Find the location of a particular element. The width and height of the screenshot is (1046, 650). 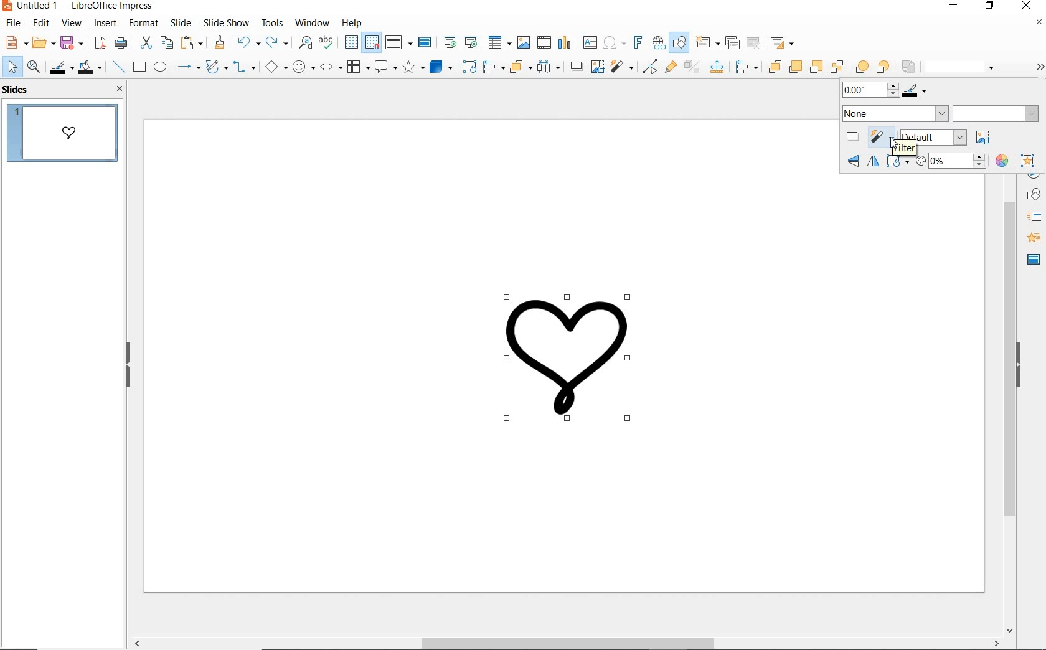

fill color is located at coordinates (90, 67).